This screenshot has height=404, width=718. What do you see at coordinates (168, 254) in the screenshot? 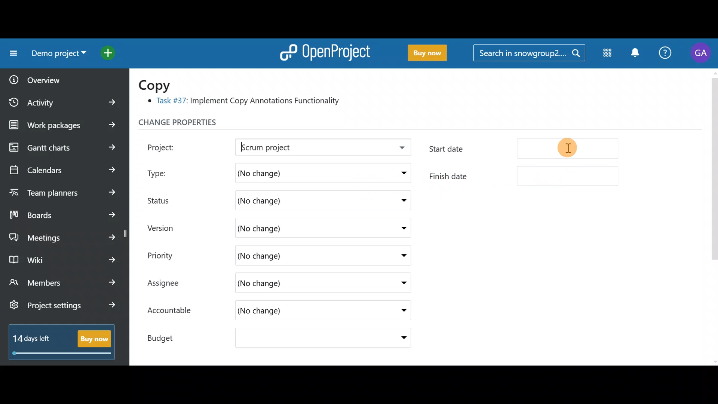
I see `Priority` at bounding box center [168, 254].